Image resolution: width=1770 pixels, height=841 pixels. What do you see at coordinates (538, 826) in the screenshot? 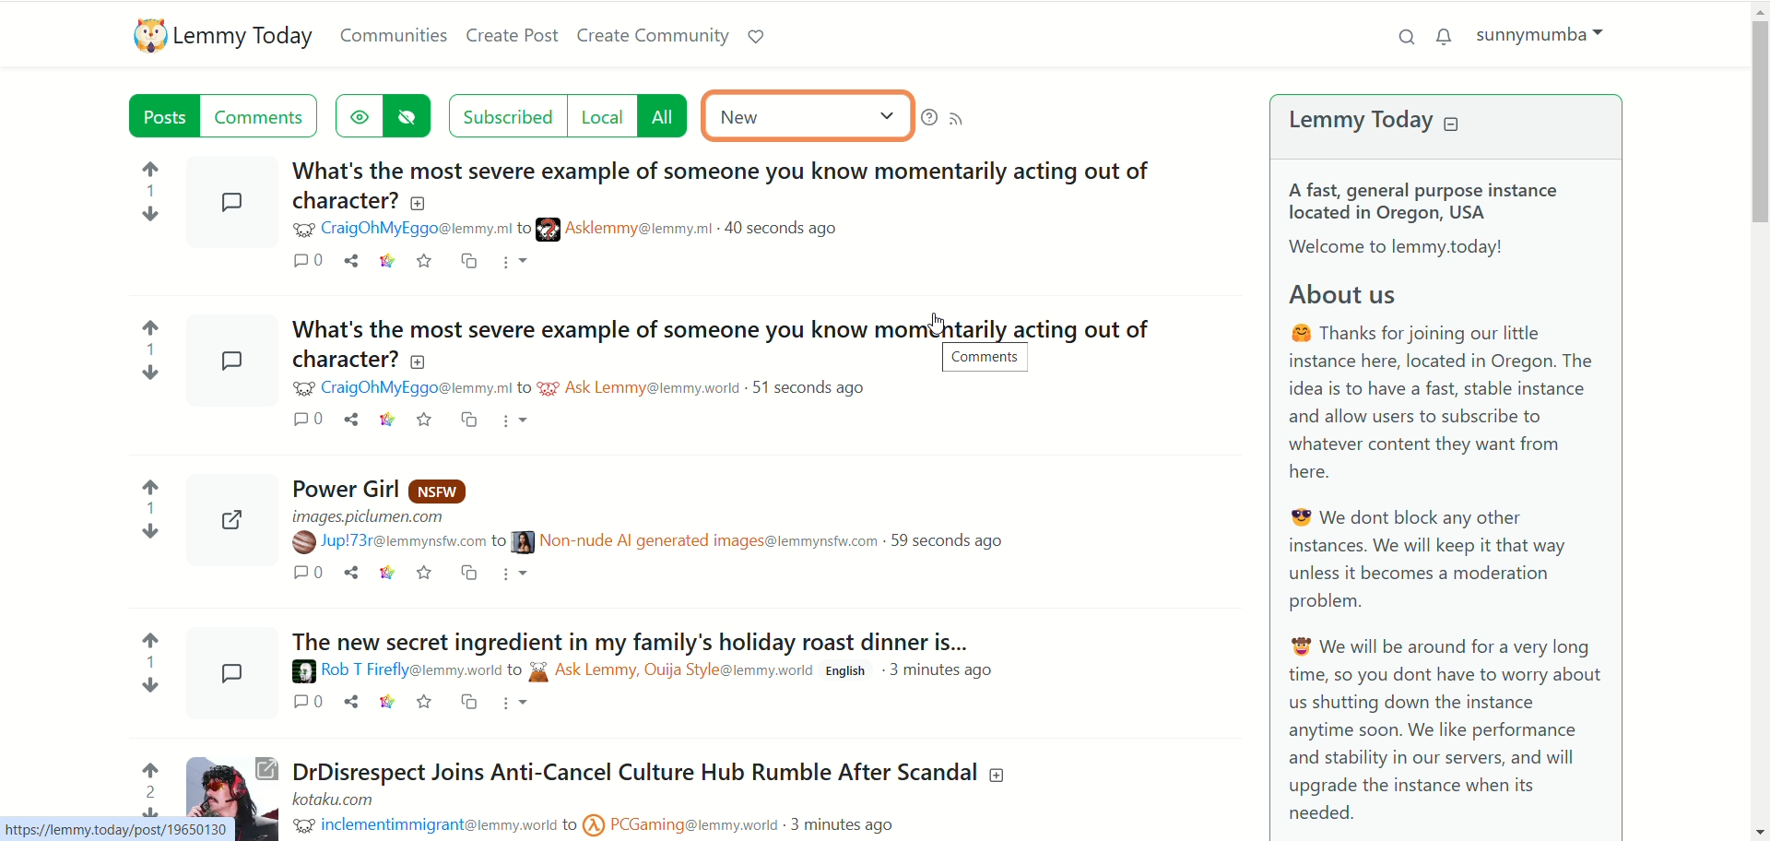
I see `inclementimmigrant@lemmy.world to PCGaming@lemmy.world` at bounding box center [538, 826].